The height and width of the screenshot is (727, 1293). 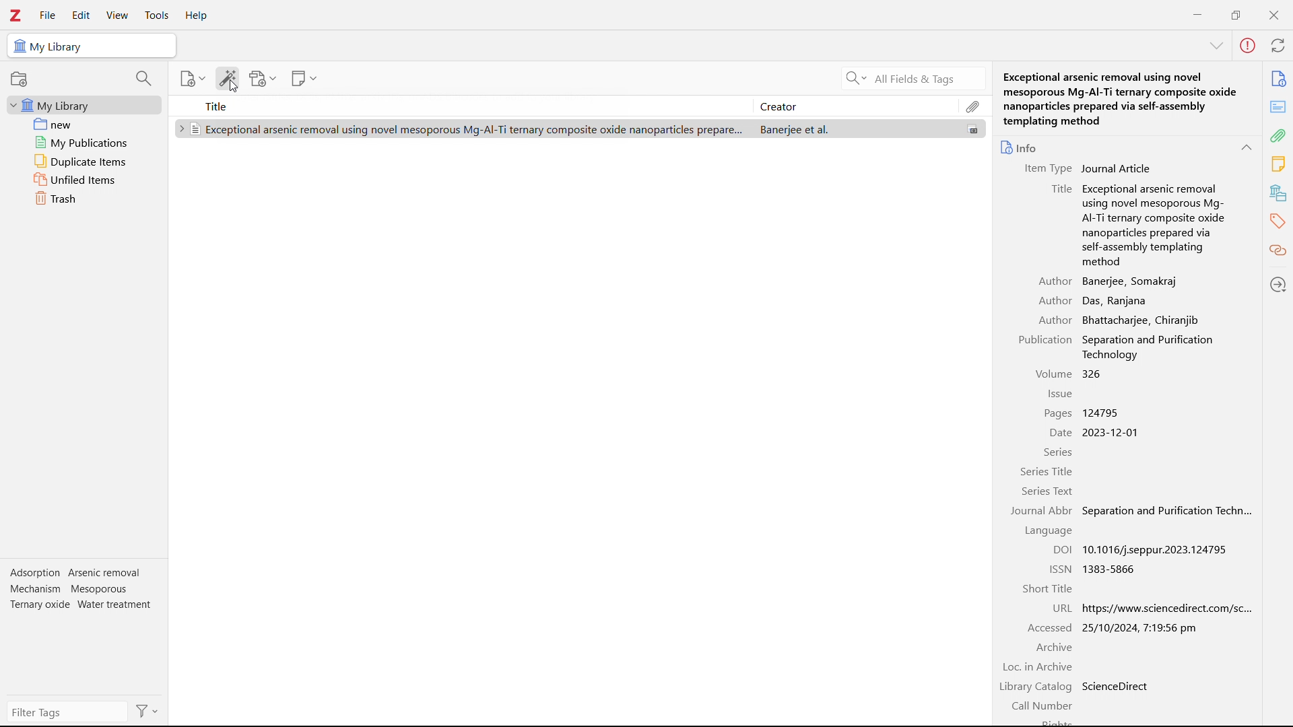 I want to click on search all fields & tags, so click(x=910, y=79).